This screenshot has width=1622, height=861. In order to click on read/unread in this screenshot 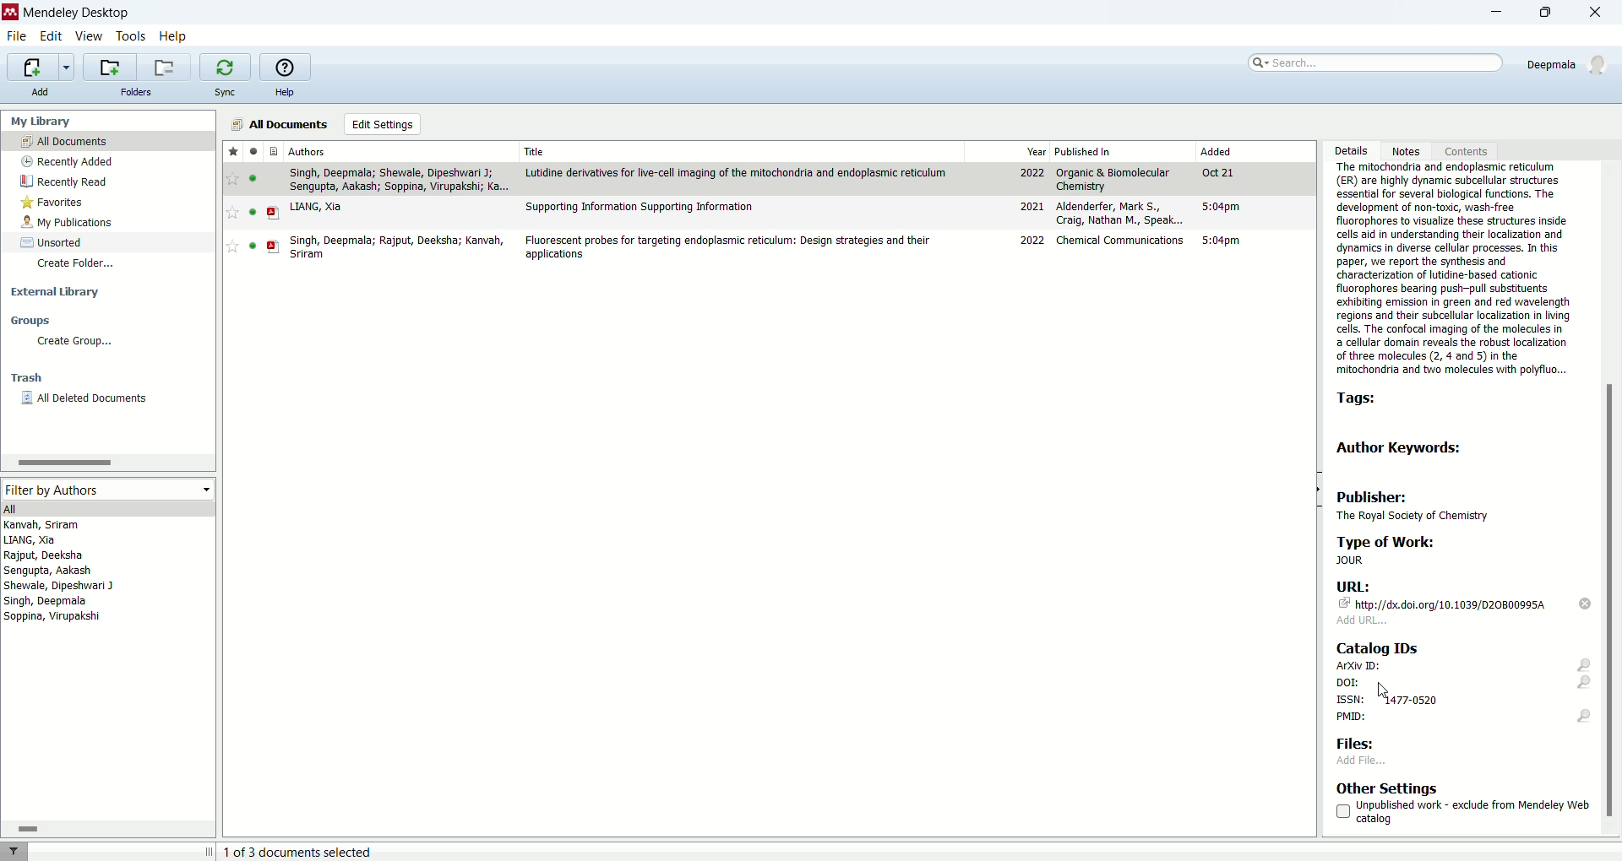, I will do `click(253, 150)`.